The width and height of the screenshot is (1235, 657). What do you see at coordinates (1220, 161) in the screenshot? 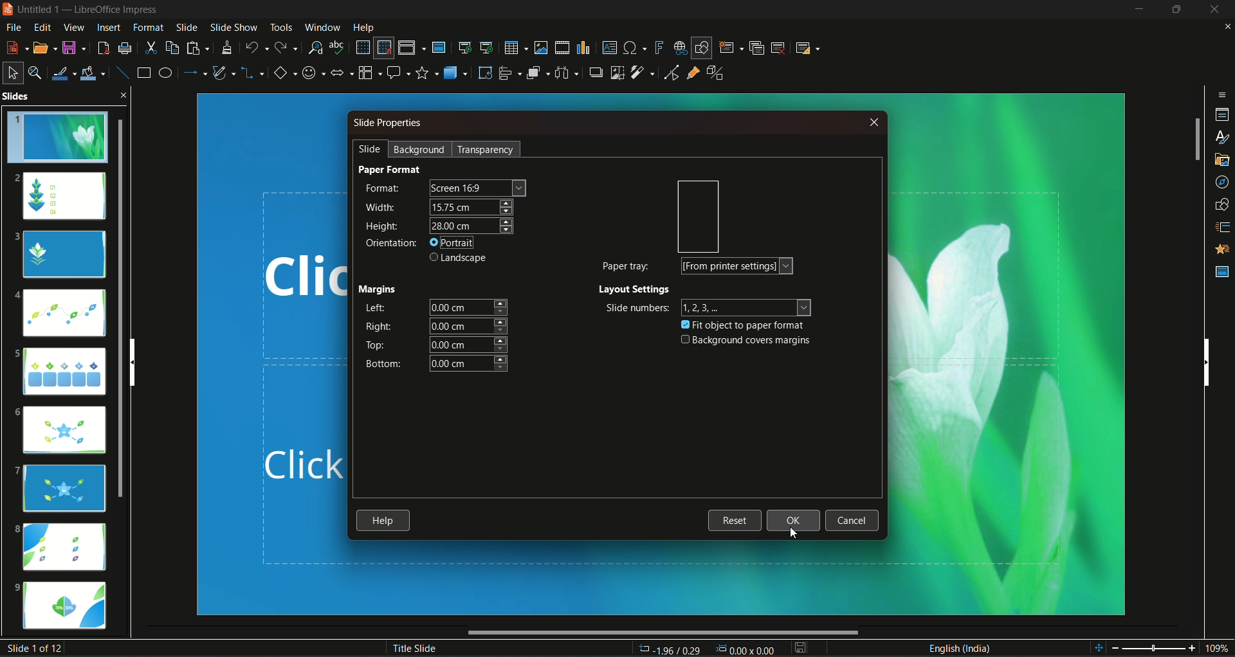
I see `gallery` at bounding box center [1220, 161].